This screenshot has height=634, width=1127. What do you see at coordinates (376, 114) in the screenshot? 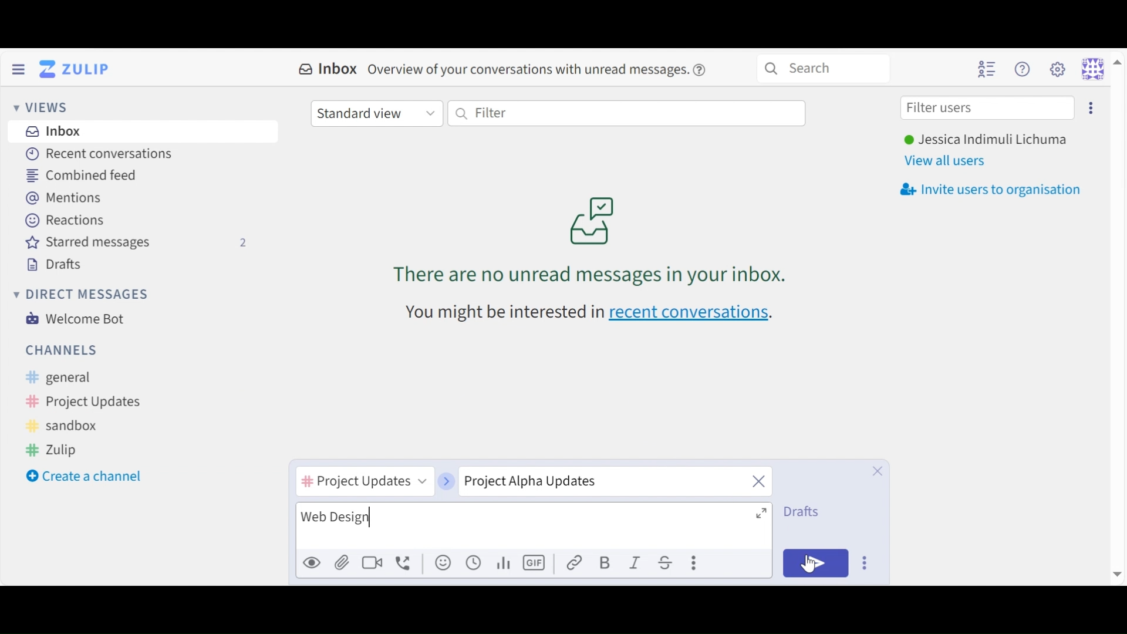
I see `Standard View` at bounding box center [376, 114].